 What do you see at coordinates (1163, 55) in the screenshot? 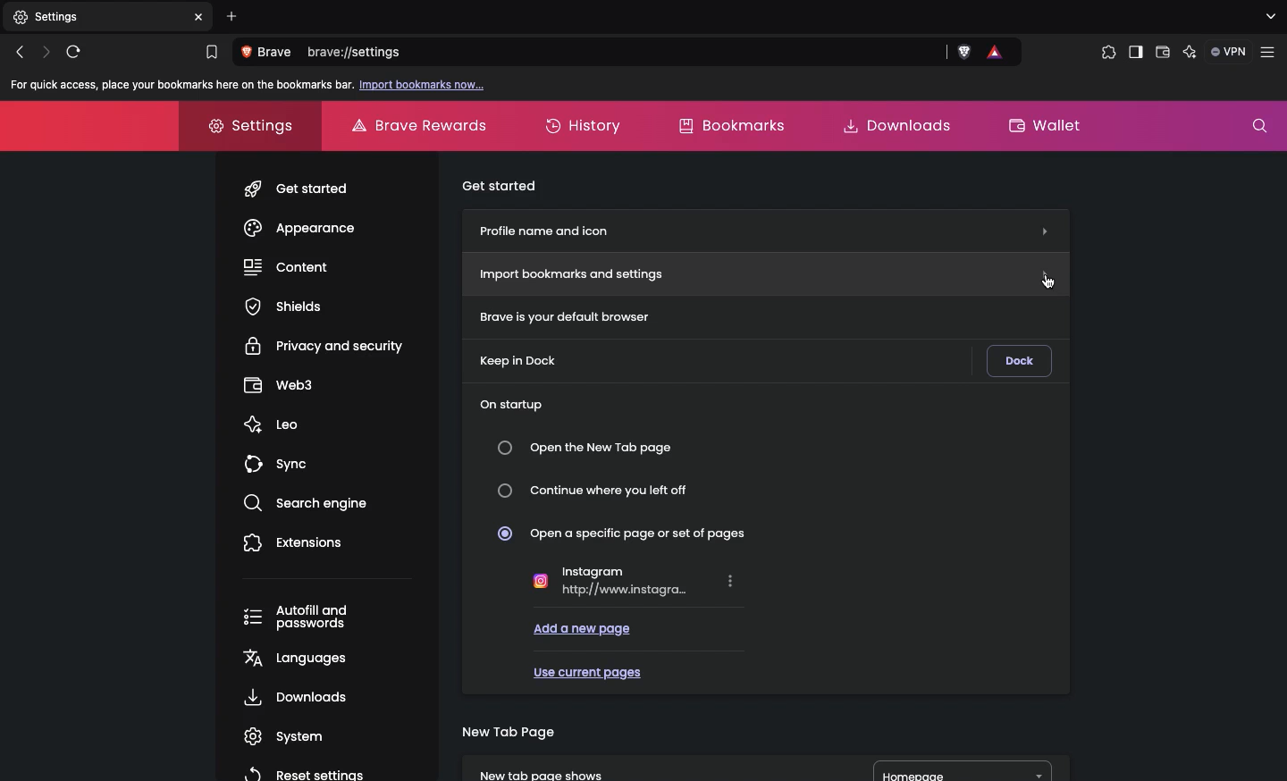
I see `Wallet` at bounding box center [1163, 55].